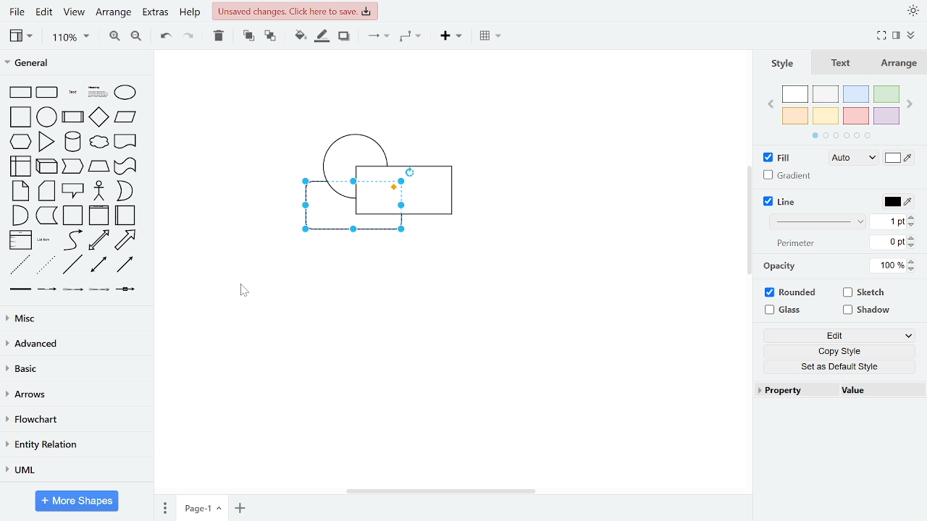 The image size is (927, 521). What do you see at coordinates (300, 37) in the screenshot?
I see `fill color` at bounding box center [300, 37].